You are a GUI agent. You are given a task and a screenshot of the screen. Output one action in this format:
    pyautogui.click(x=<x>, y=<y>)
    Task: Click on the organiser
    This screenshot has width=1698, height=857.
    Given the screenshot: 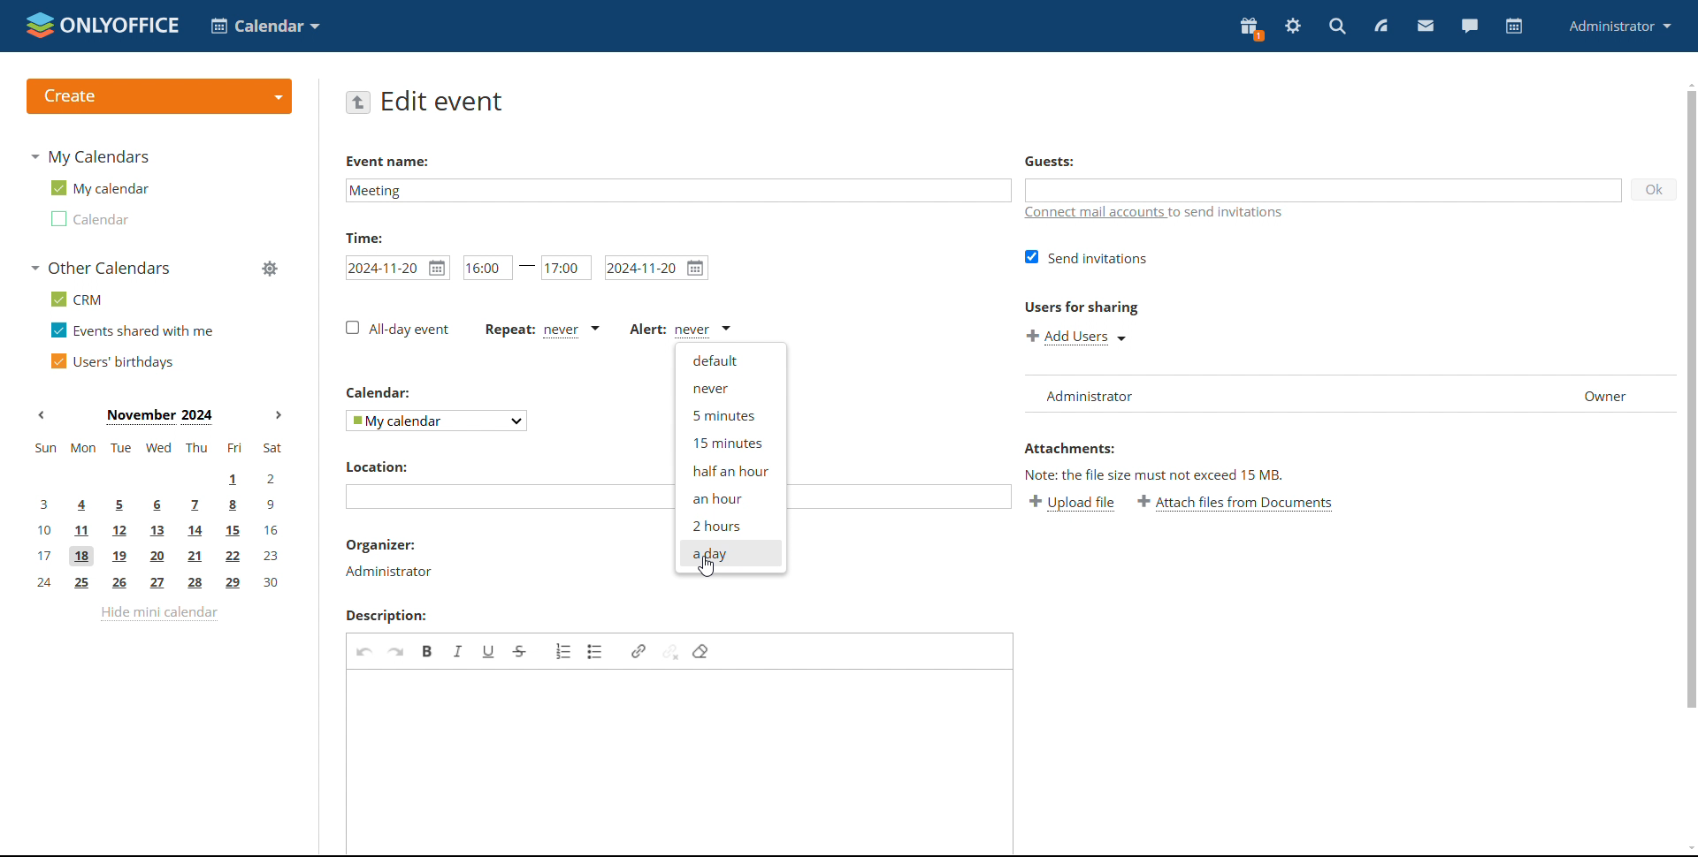 What is the action you would take?
    pyautogui.click(x=381, y=544)
    